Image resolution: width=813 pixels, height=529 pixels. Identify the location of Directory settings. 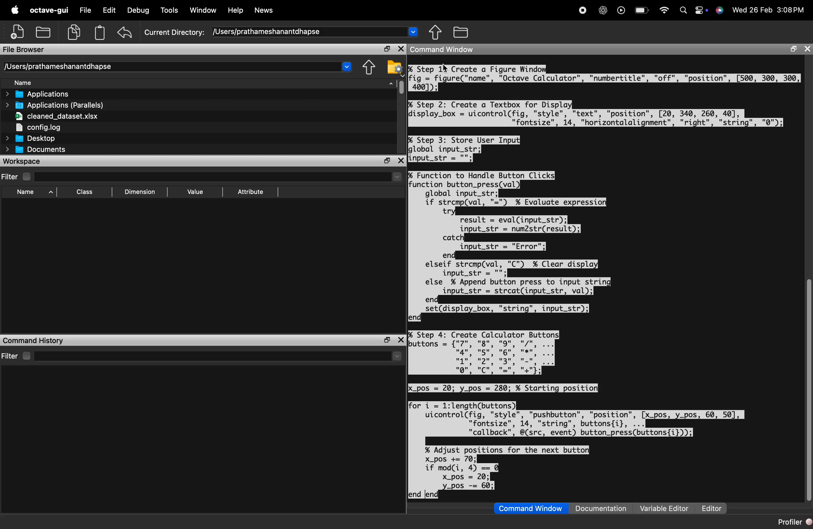
(368, 68).